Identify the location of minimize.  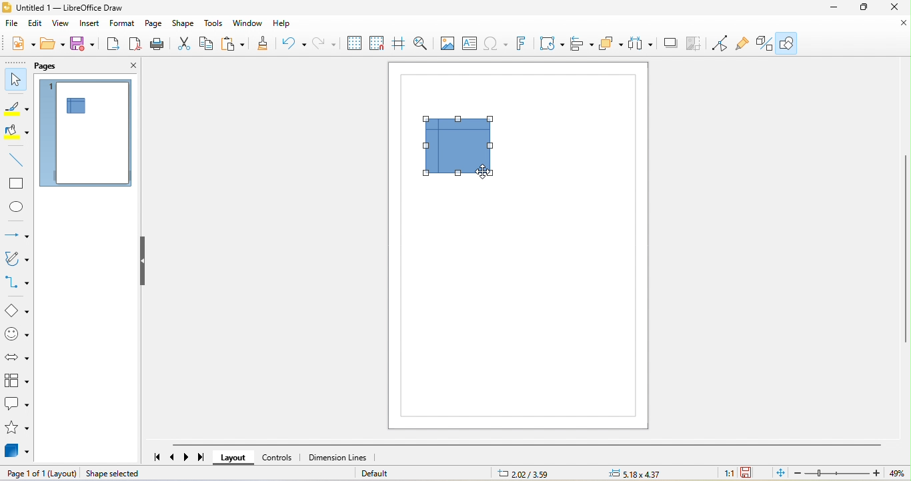
(830, 9).